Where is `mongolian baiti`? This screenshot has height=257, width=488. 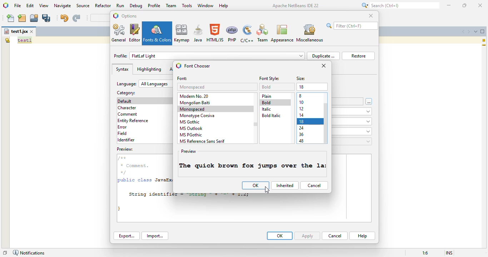 mongolian baiti is located at coordinates (195, 103).